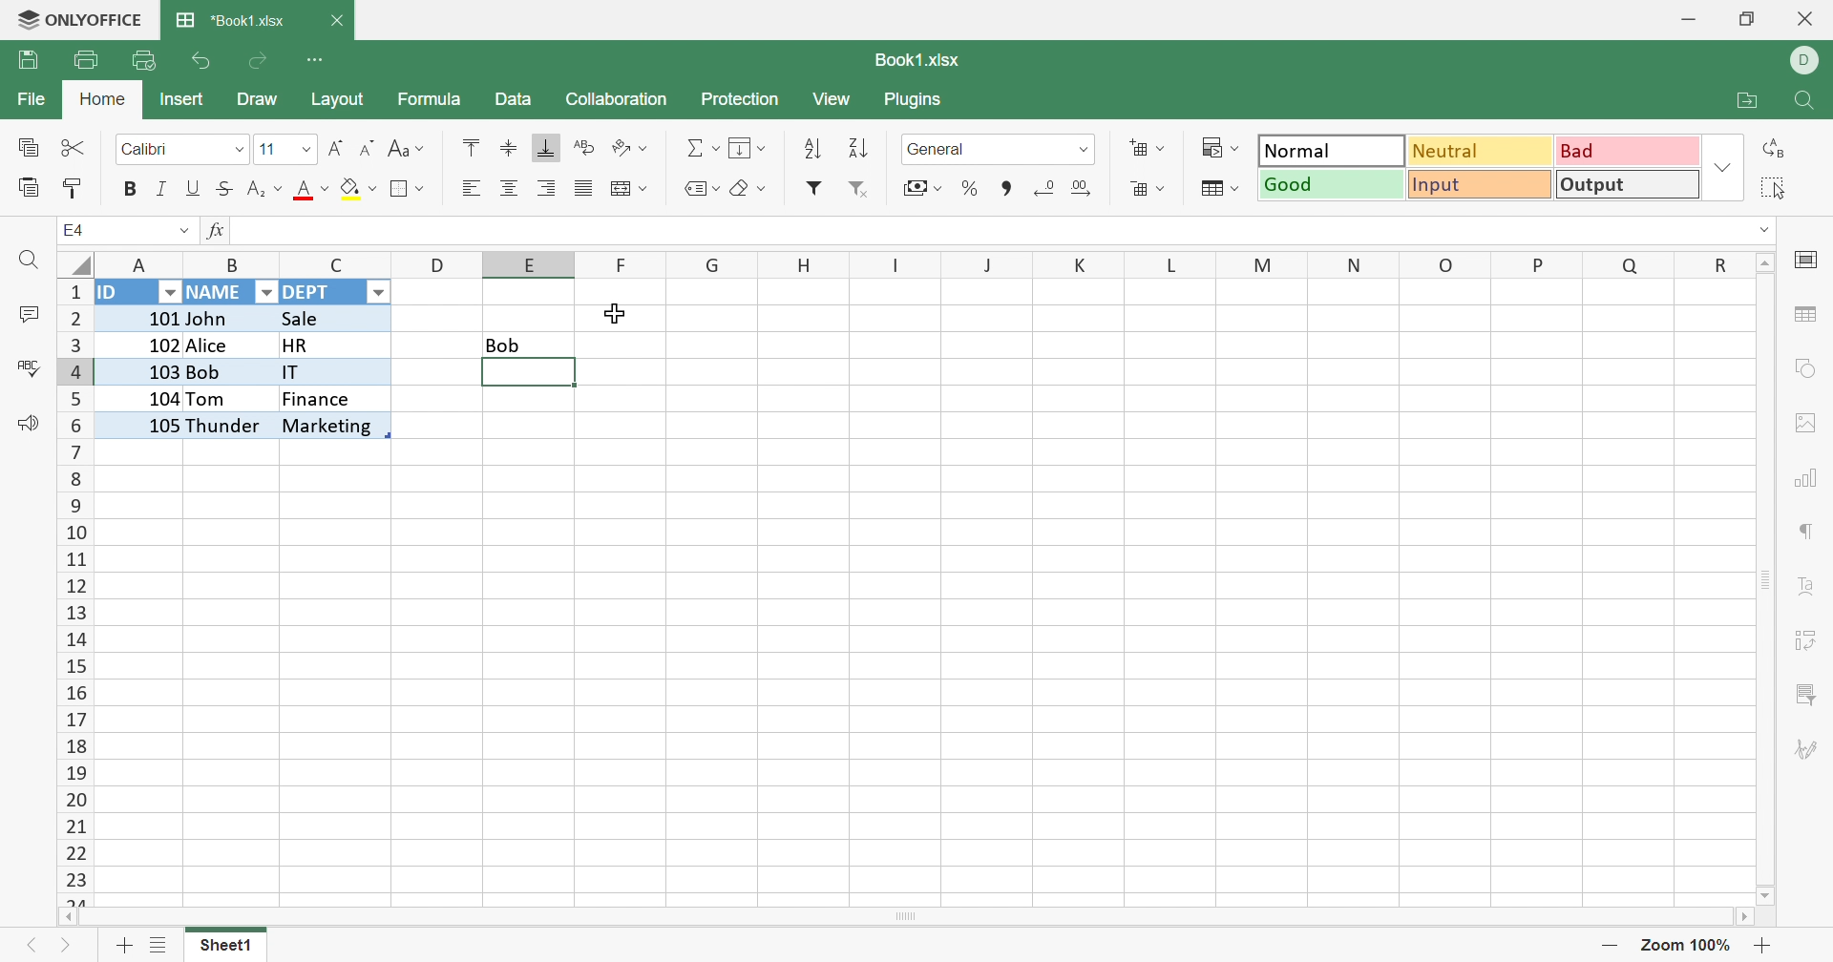 The width and height of the screenshot is (1833, 962). I want to click on Format table as template, so click(1149, 189).